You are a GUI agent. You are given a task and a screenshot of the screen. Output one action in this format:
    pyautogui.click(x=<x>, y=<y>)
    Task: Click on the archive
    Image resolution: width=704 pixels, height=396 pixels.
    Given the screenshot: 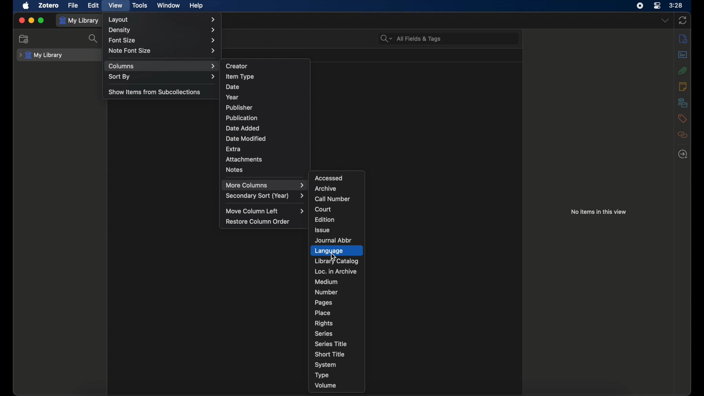 What is the action you would take?
    pyautogui.click(x=325, y=189)
    